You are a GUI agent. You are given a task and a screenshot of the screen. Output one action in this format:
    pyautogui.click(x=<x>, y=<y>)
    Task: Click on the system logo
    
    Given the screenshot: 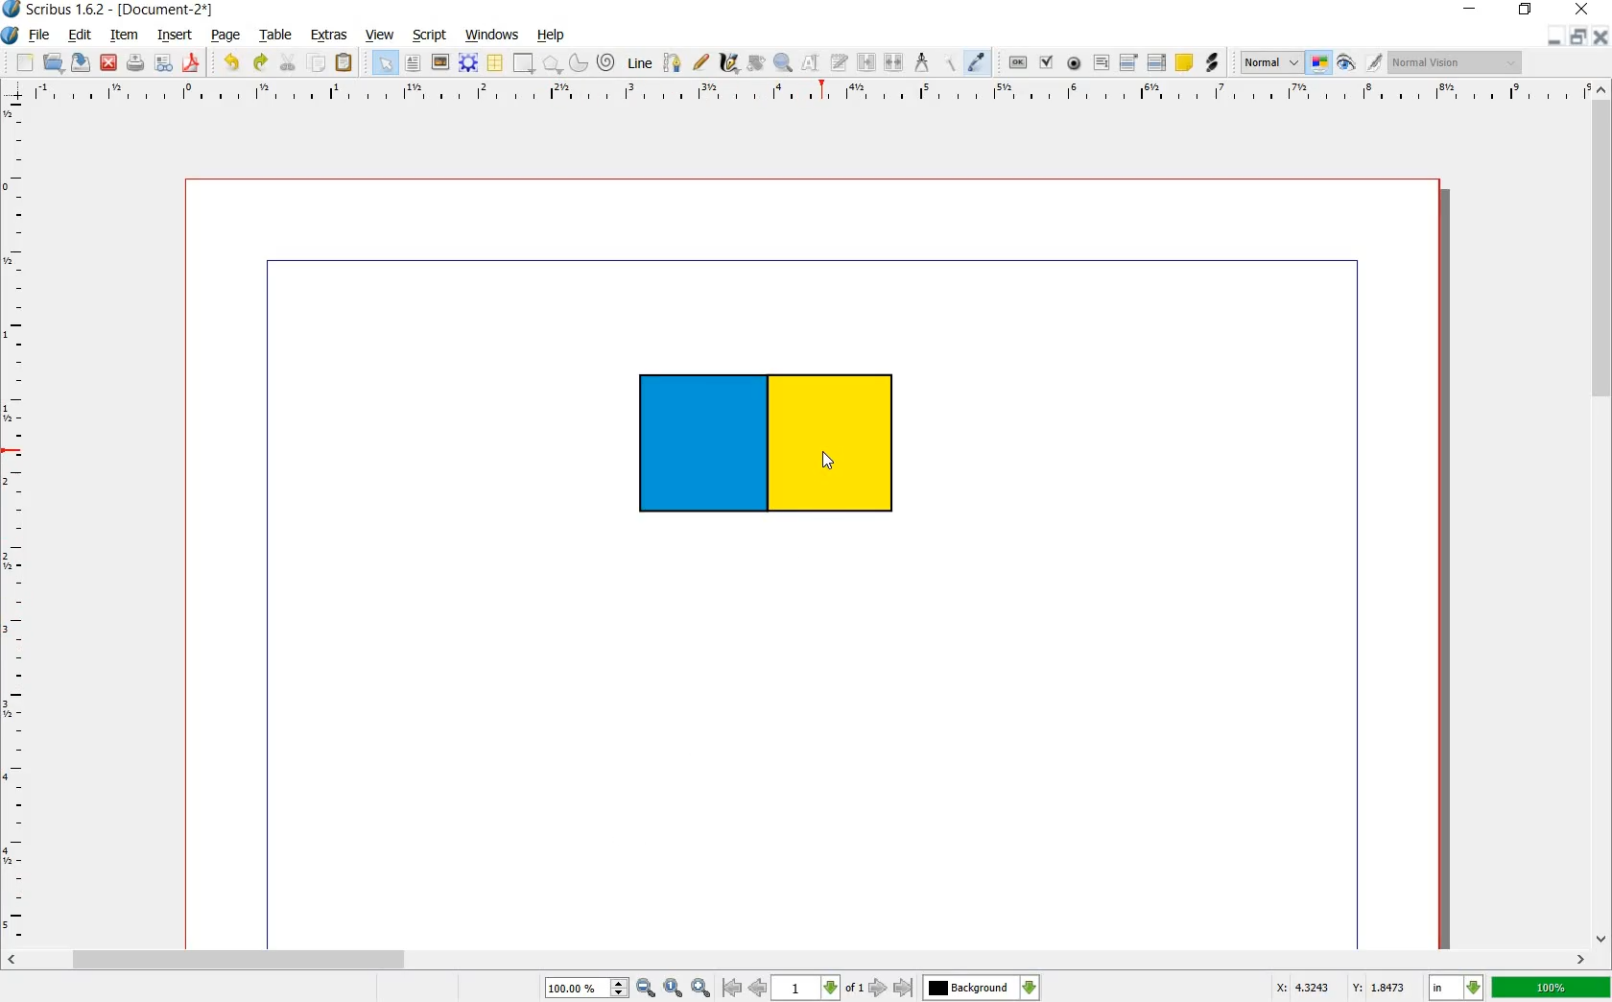 What is the action you would take?
    pyautogui.click(x=12, y=36)
    